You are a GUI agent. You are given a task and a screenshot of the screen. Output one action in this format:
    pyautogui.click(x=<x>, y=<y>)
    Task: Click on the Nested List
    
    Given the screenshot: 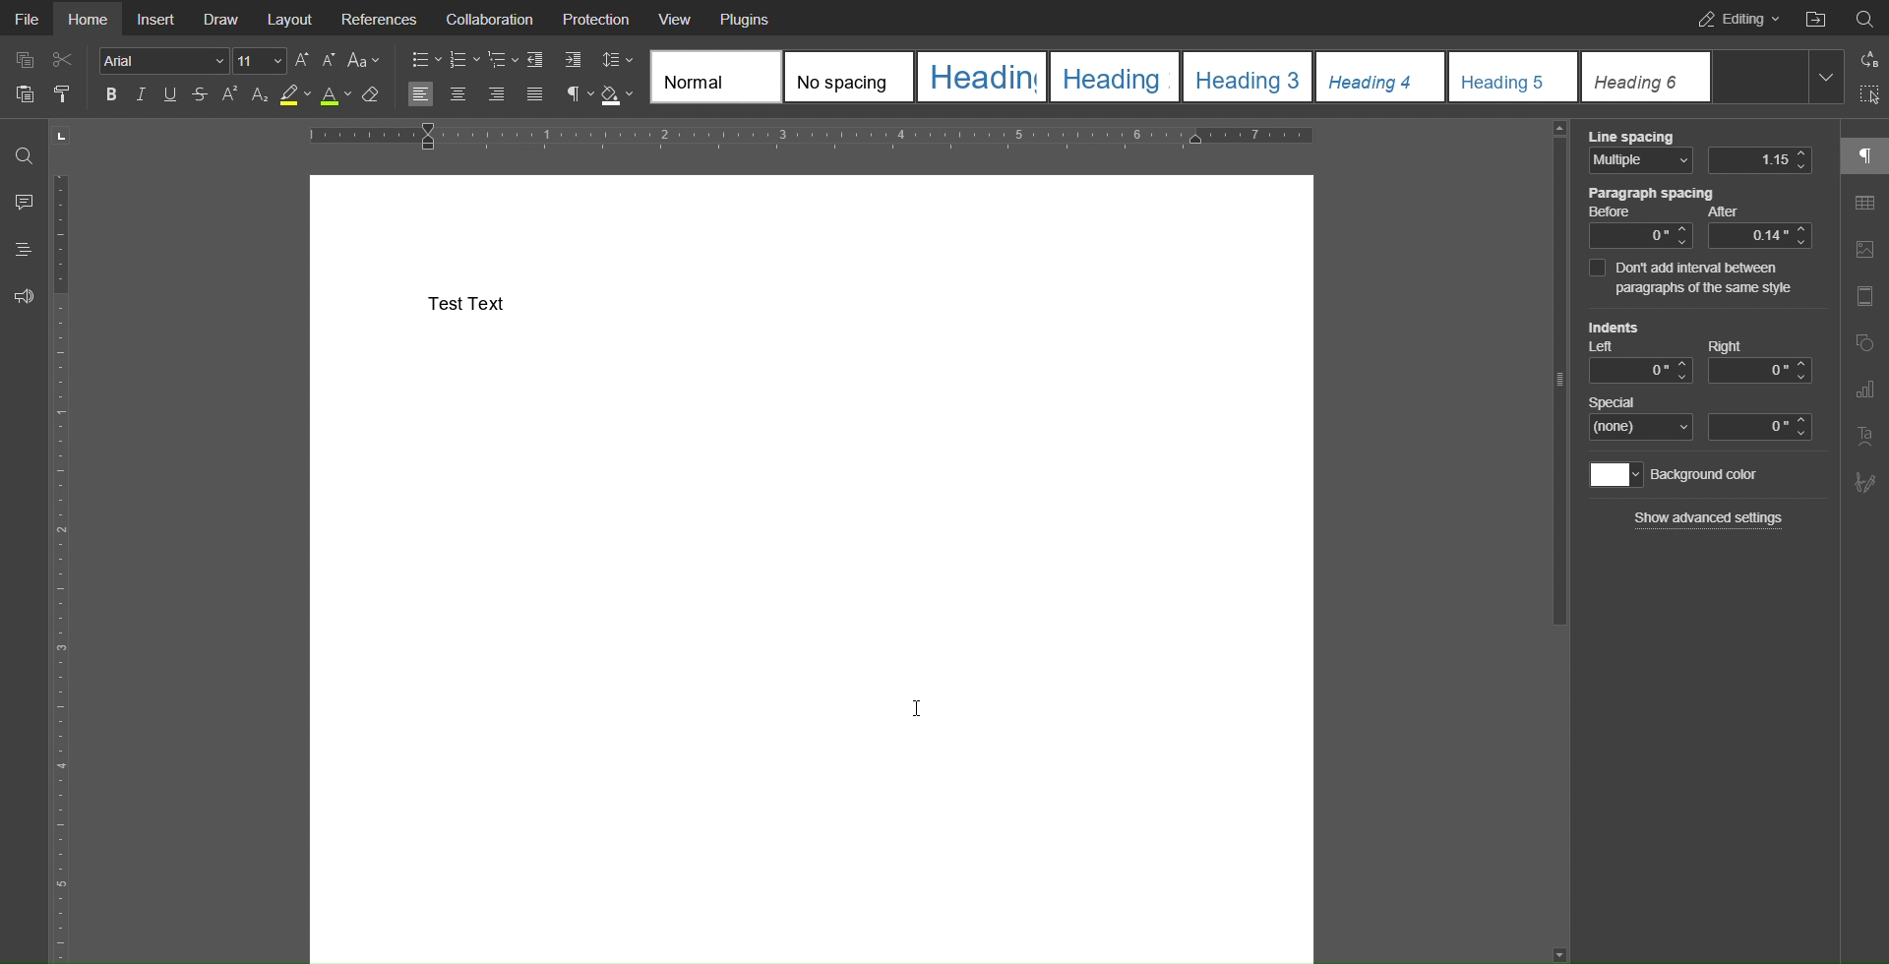 What is the action you would take?
    pyautogui.click(x=503, y=61)
    